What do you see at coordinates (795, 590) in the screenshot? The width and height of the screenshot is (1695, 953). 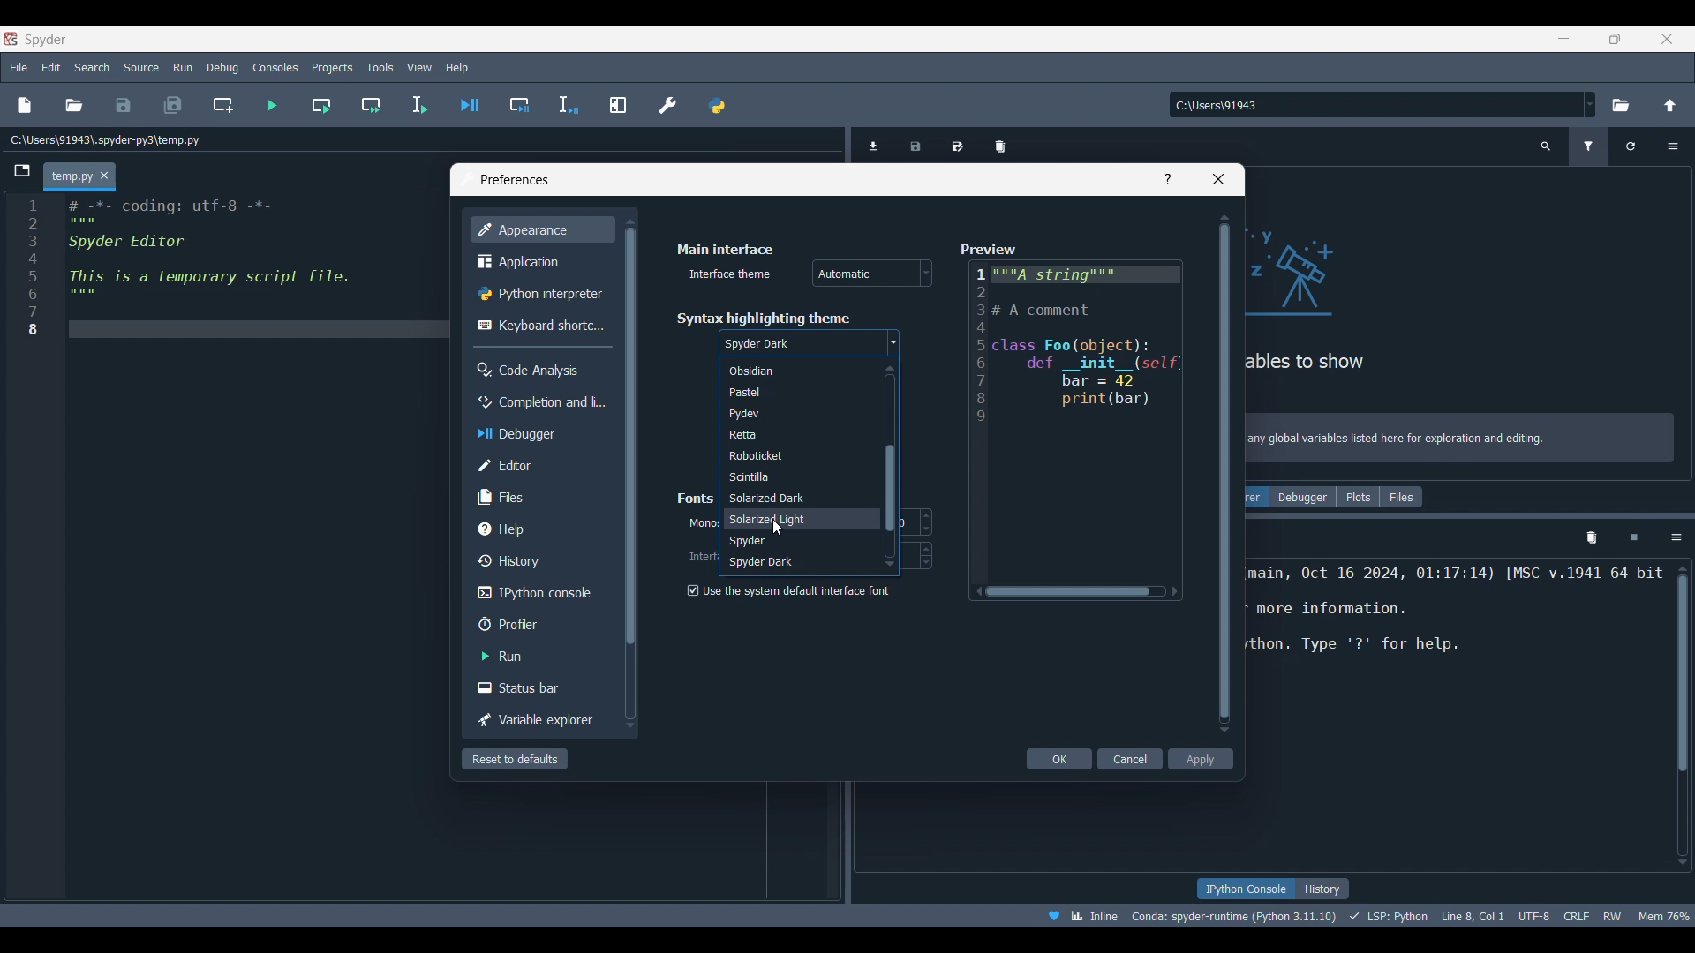 I see `Toggle for system default font` at bounding box center [795, 590].